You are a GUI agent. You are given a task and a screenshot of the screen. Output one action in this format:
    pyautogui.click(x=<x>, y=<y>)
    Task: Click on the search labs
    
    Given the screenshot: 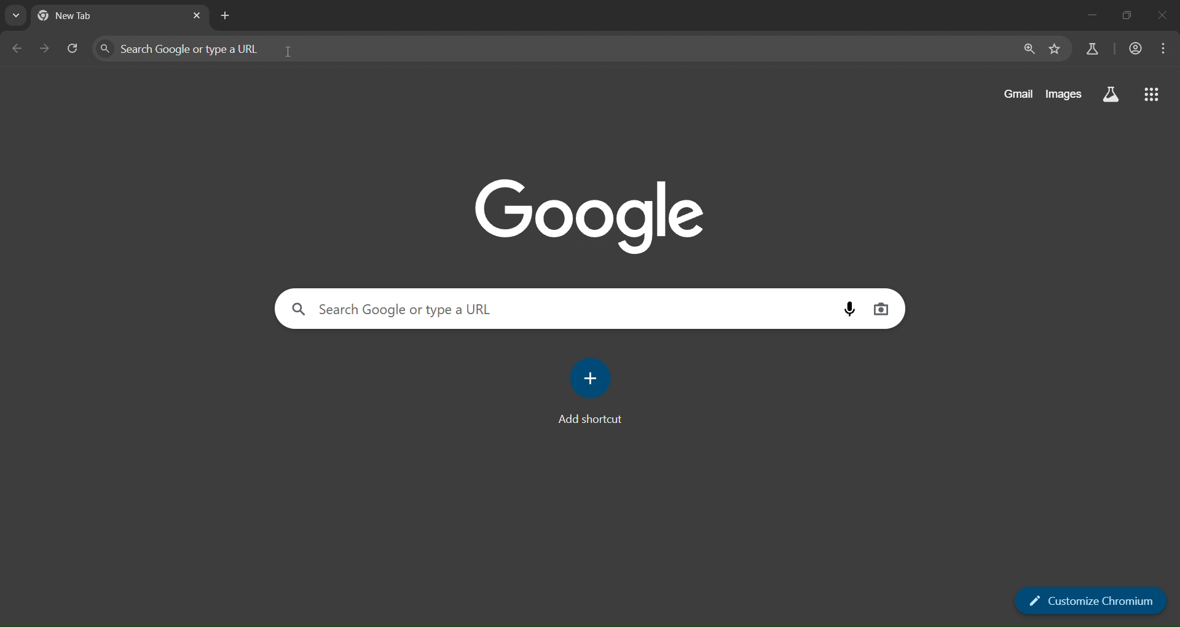 What is the action you would take?
    pyautogui.click(x=1092, y=50)
    